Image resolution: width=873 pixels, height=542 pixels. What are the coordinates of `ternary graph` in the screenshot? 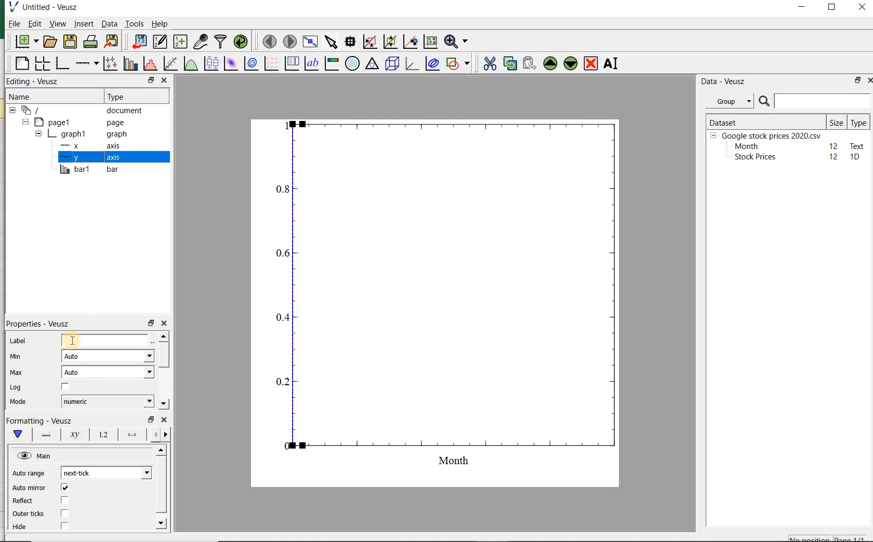 It's located at (372, 64).